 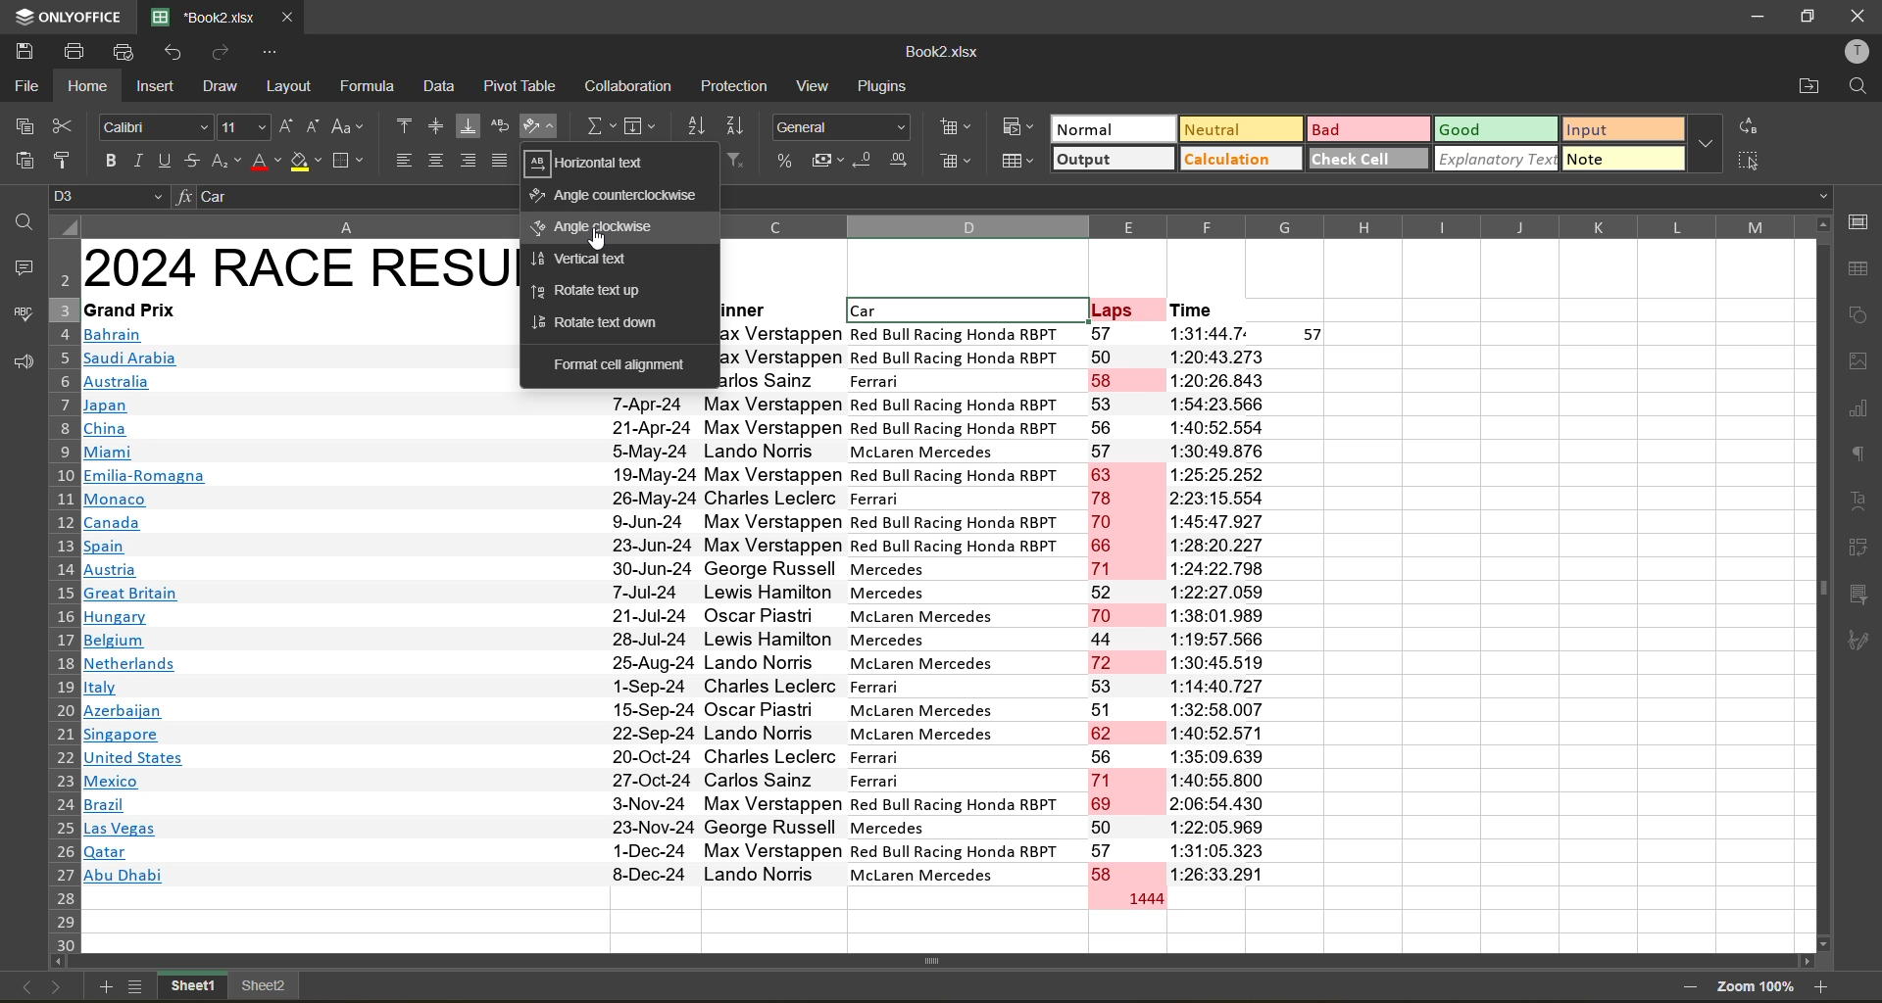 I want to click on view, so click(x=817, y=85).